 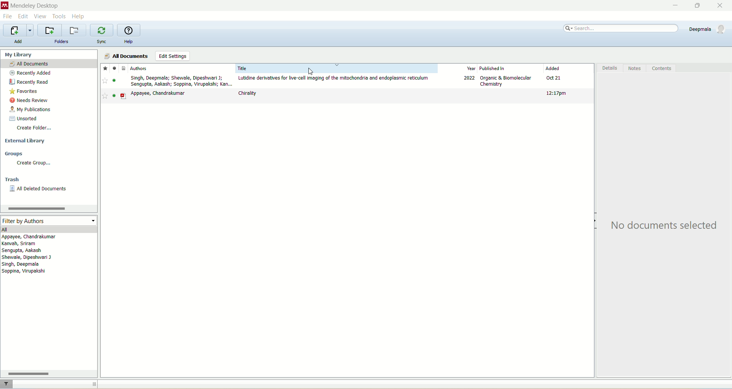 I want to click on all deleted documents, so click(x=40, y=190).